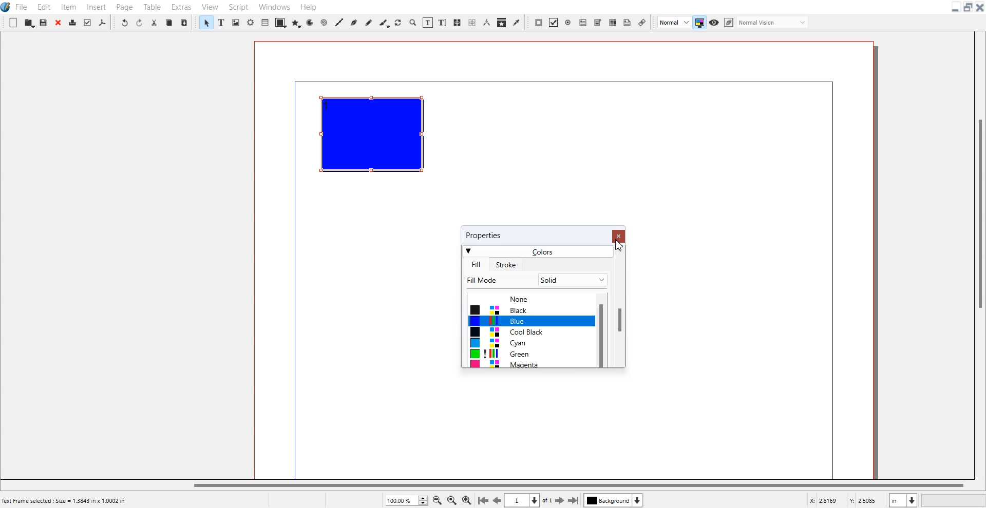 This screenshot has width=986, height=508. I want to click on Close, so click(618, 236).